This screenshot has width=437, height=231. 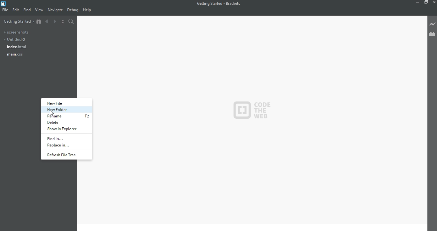 What do you see at coordinates (28, 10) in the screenshot?
I see `find` at bounding box center [28, 10].